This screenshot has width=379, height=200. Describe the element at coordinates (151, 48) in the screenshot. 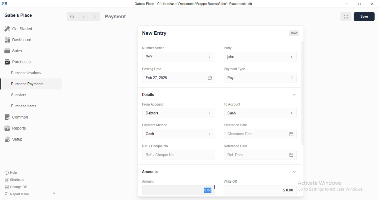

I see `Number Series` at that location.